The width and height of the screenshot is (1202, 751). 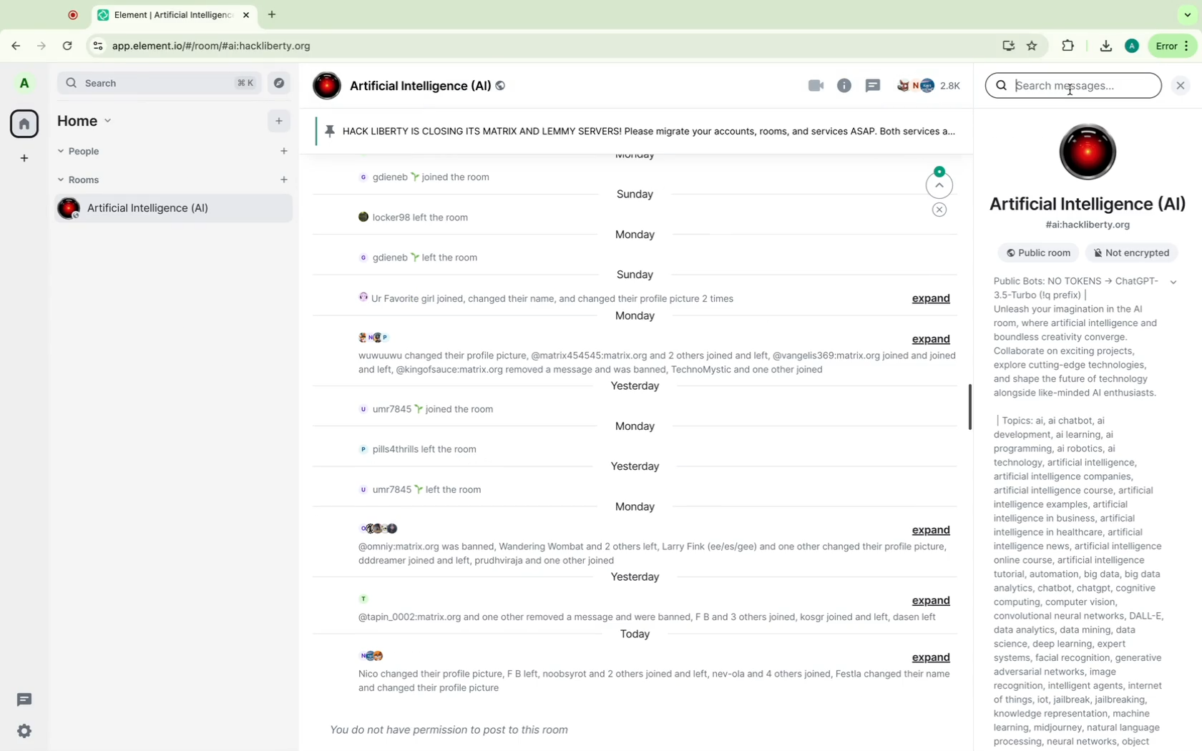 I want to click on message, so click(x=646, y=616).